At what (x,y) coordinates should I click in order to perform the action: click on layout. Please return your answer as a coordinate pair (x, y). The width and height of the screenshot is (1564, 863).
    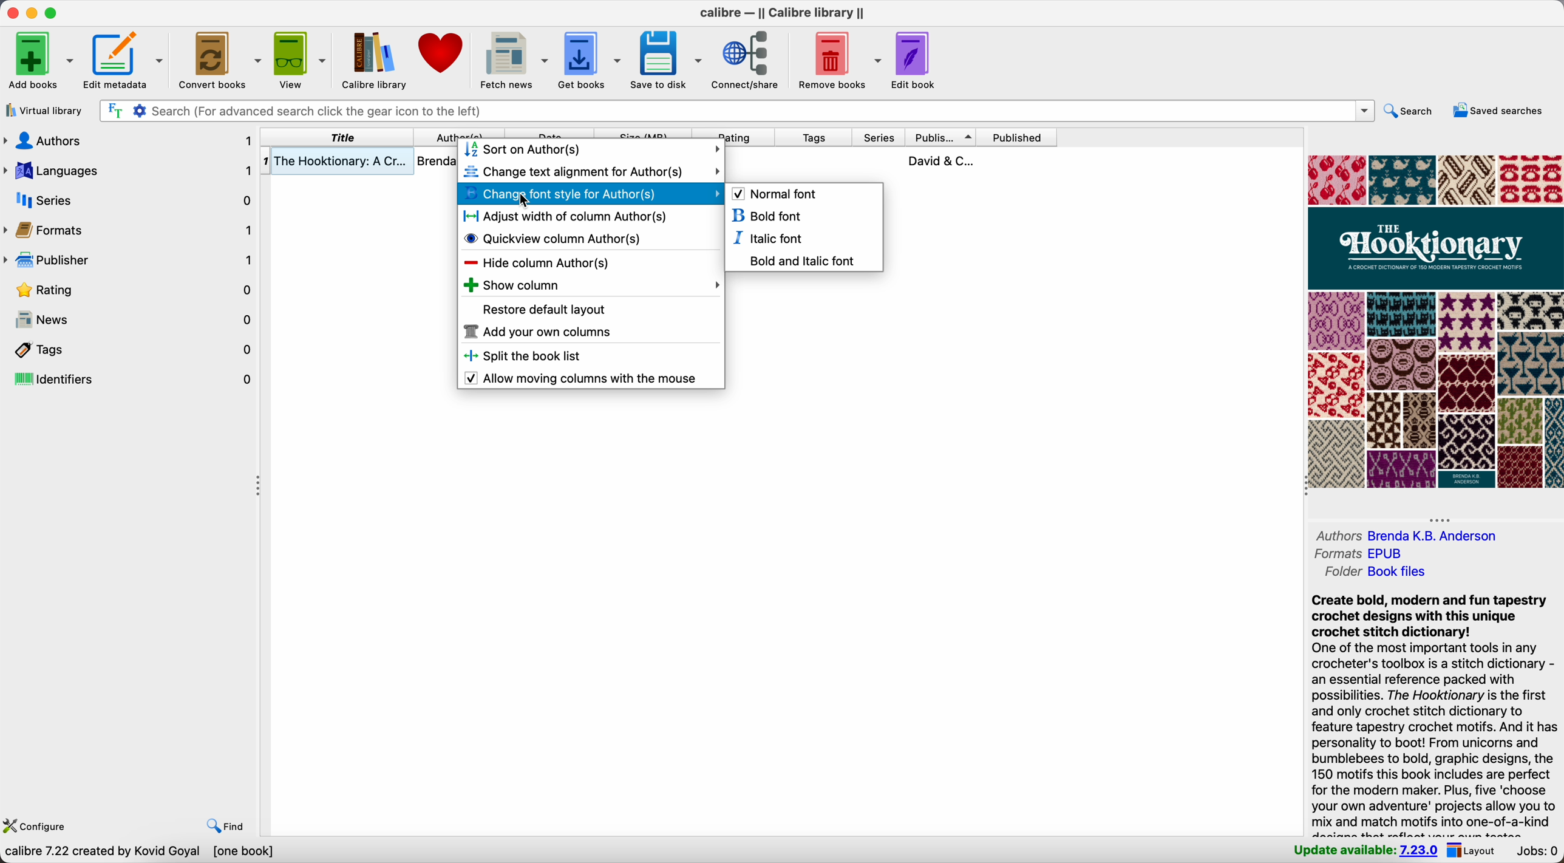
    Looking at the image, I should click on (1473, 850).